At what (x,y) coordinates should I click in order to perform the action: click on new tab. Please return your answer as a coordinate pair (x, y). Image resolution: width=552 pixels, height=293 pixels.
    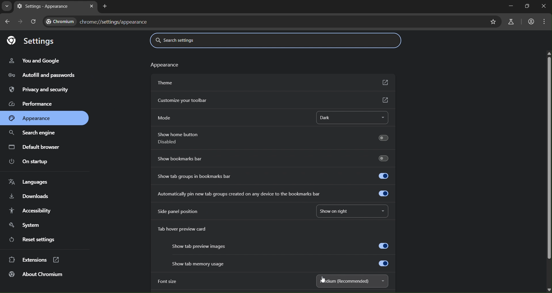
    Looking at the image, I should click on (104, 7).